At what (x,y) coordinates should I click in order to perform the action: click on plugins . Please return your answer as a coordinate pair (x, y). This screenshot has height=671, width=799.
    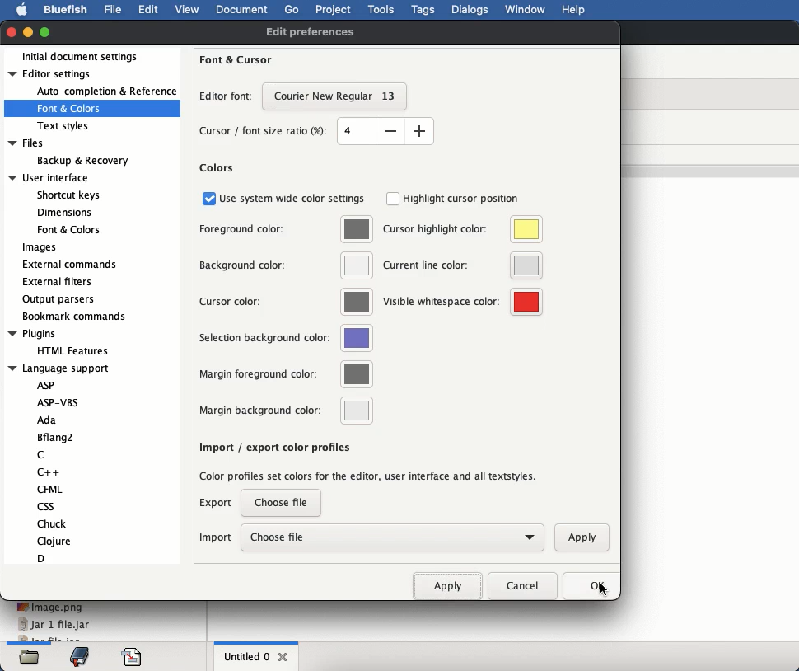
    Looking at the image, I should click on (63, 342).